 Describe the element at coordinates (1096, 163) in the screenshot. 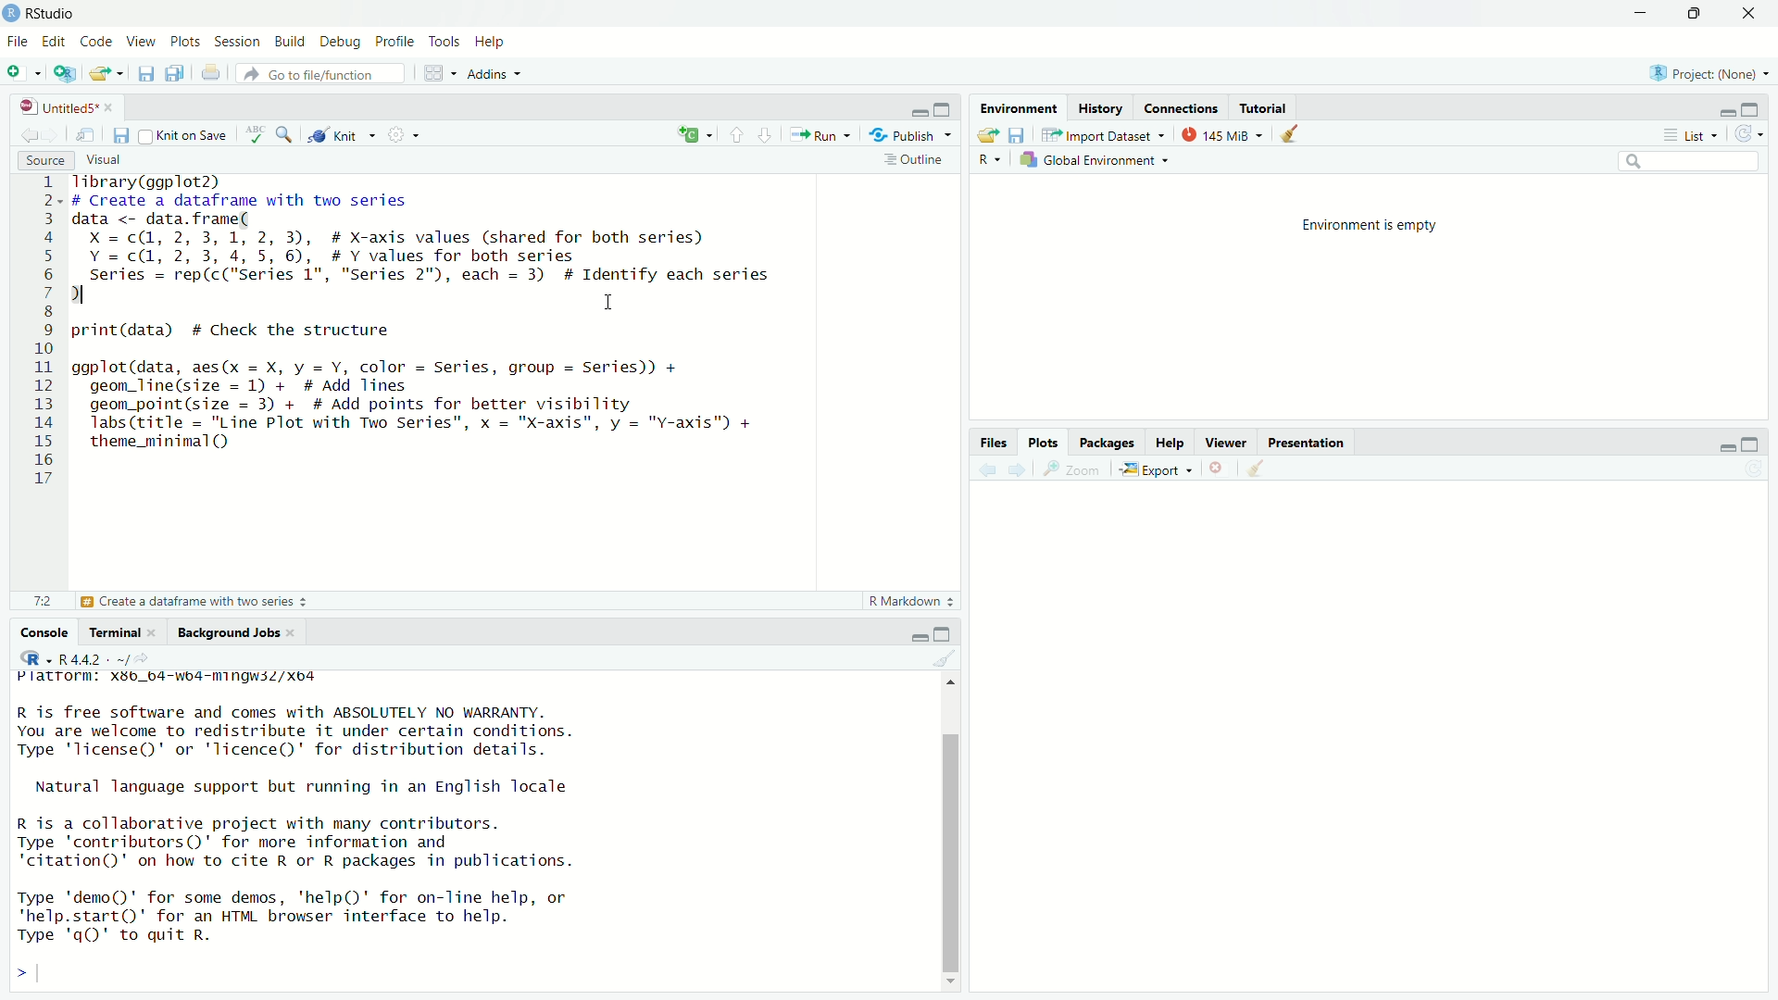

I see `Global Enviornment` at that location.